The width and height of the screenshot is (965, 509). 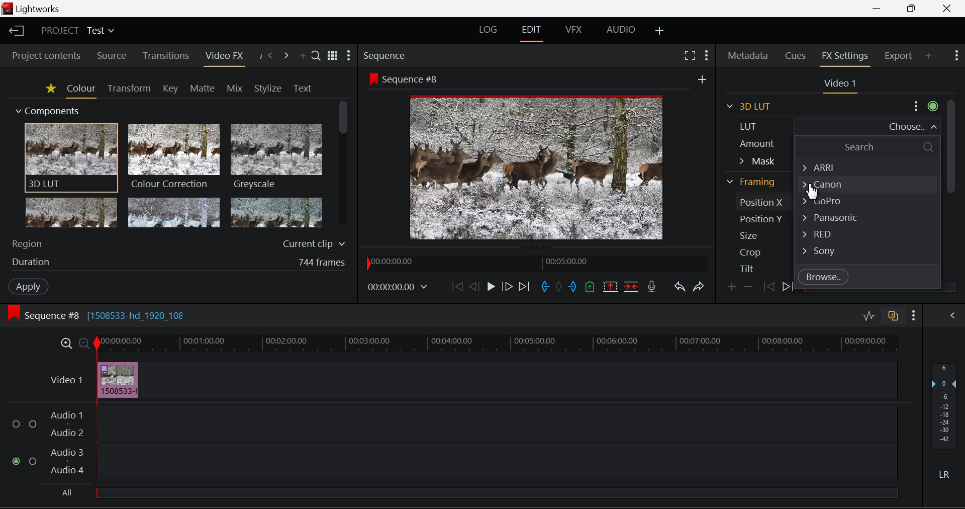 I want to click on Position X, so click(x=762, y=201).